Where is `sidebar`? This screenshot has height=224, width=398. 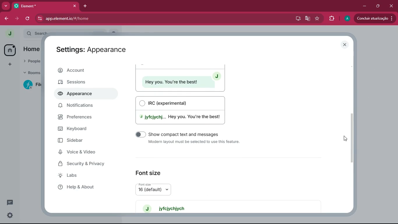 sidebar is located at coordinates (81, 141).